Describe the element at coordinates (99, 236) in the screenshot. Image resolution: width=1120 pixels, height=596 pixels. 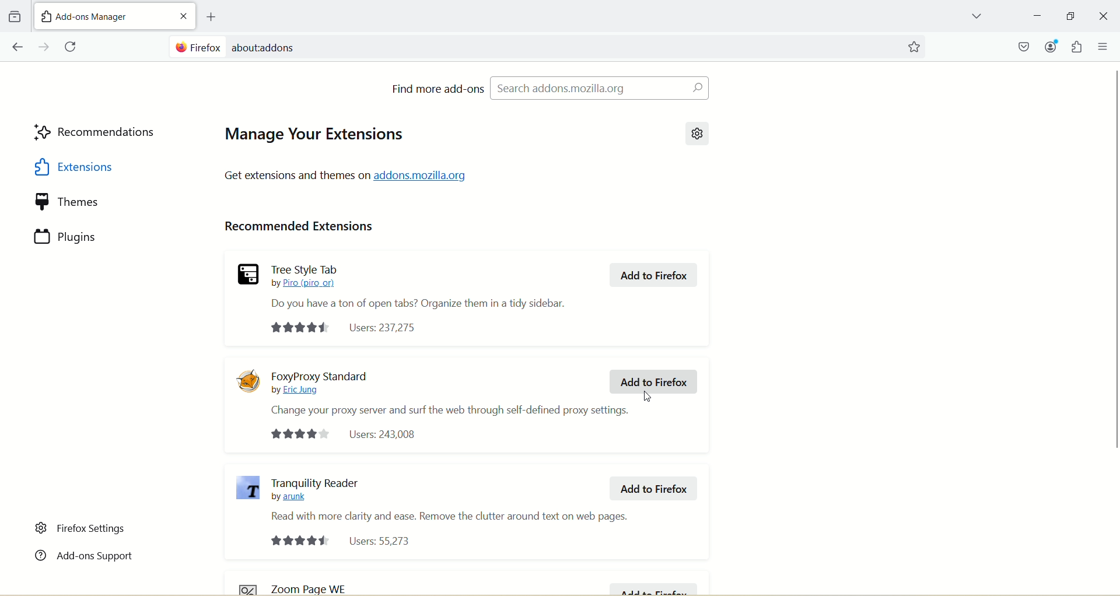
I see `Plugins` at that location.